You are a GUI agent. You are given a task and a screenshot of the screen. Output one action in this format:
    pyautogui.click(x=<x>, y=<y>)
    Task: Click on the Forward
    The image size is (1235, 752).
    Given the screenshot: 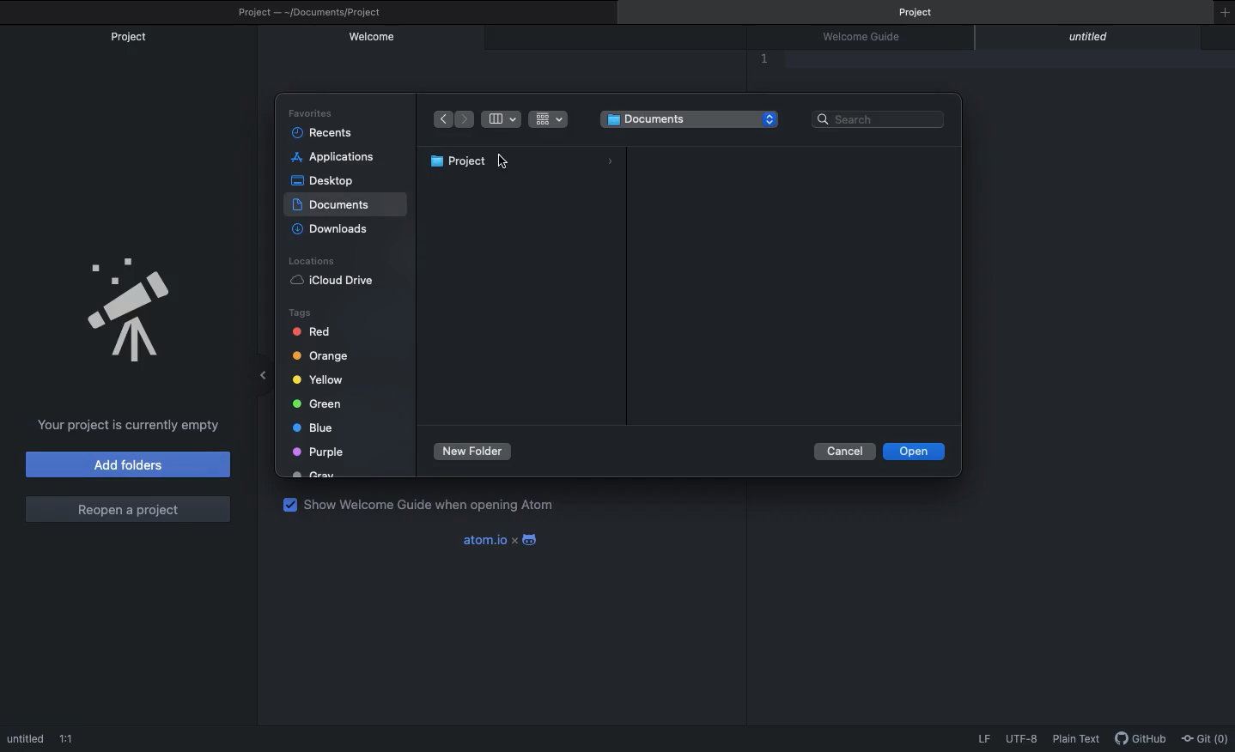 What is the action you would take?
    pyautogui.click(x=465, y=120)
    